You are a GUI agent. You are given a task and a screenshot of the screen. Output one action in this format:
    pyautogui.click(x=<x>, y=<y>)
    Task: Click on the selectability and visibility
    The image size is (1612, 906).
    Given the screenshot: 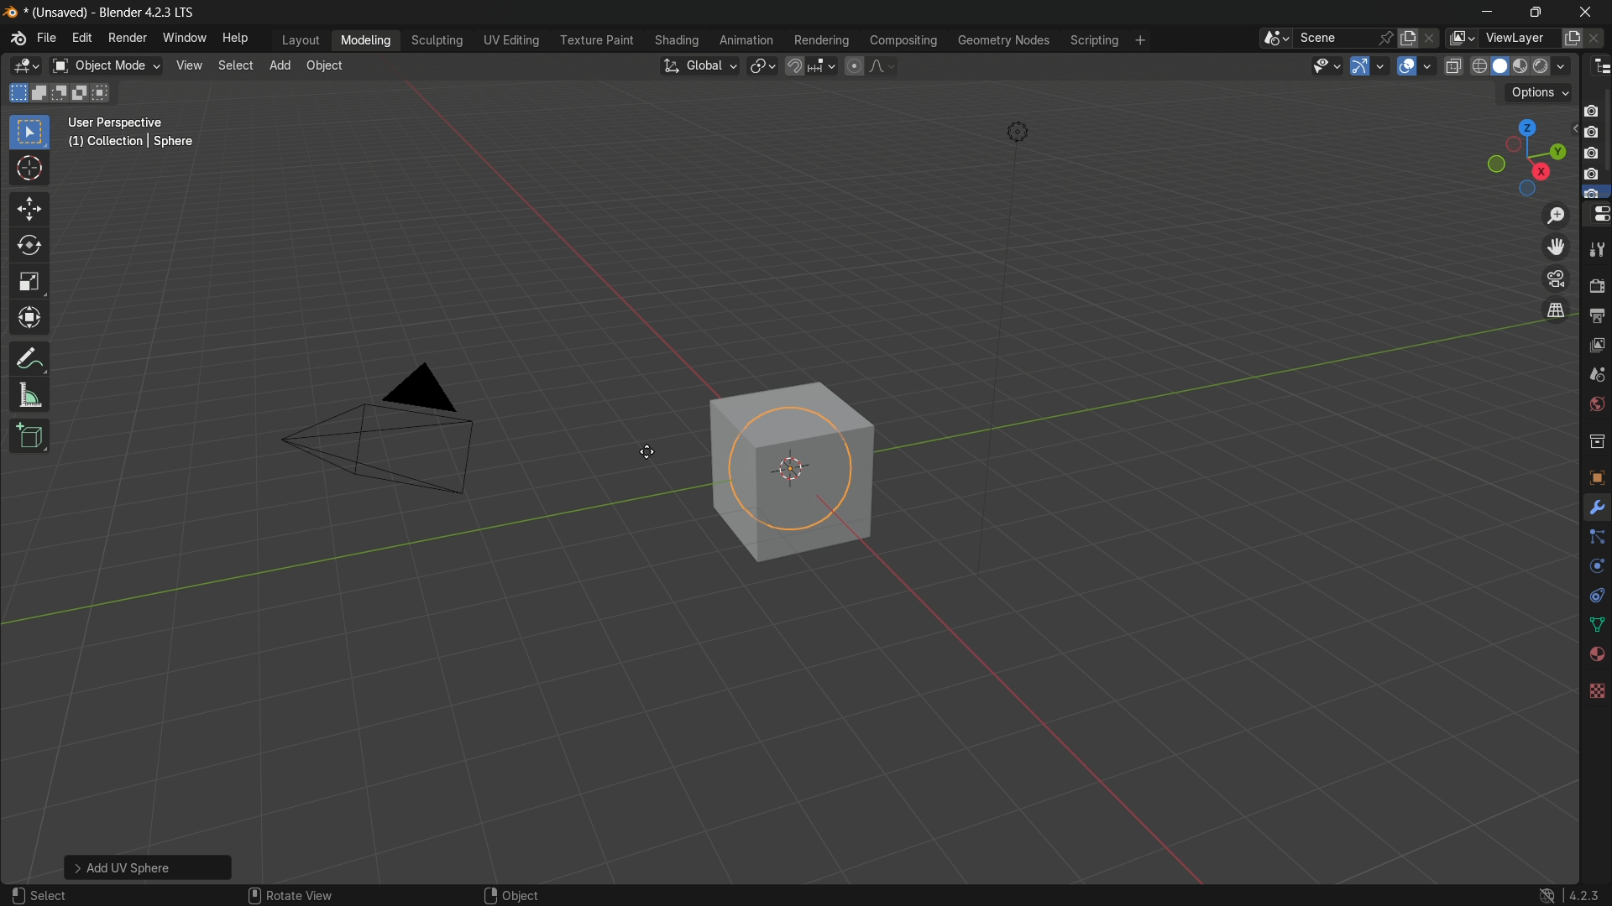 What is the action you would take?
    pyautogui.click(x=1327, y=67)
    